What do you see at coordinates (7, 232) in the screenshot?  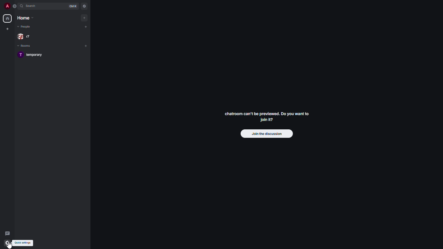 I see `threads` at bounding box center [7, 232].